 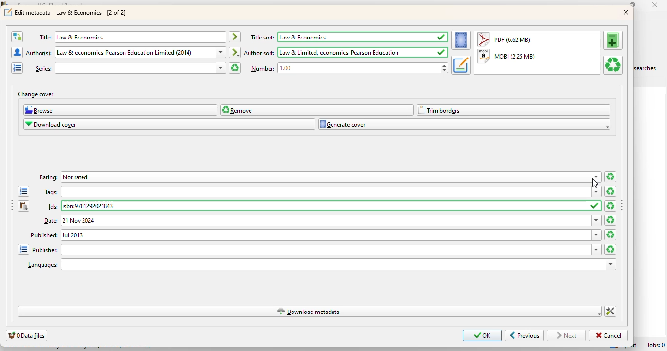 I want to click on clear date, so click(x=611, y=235).